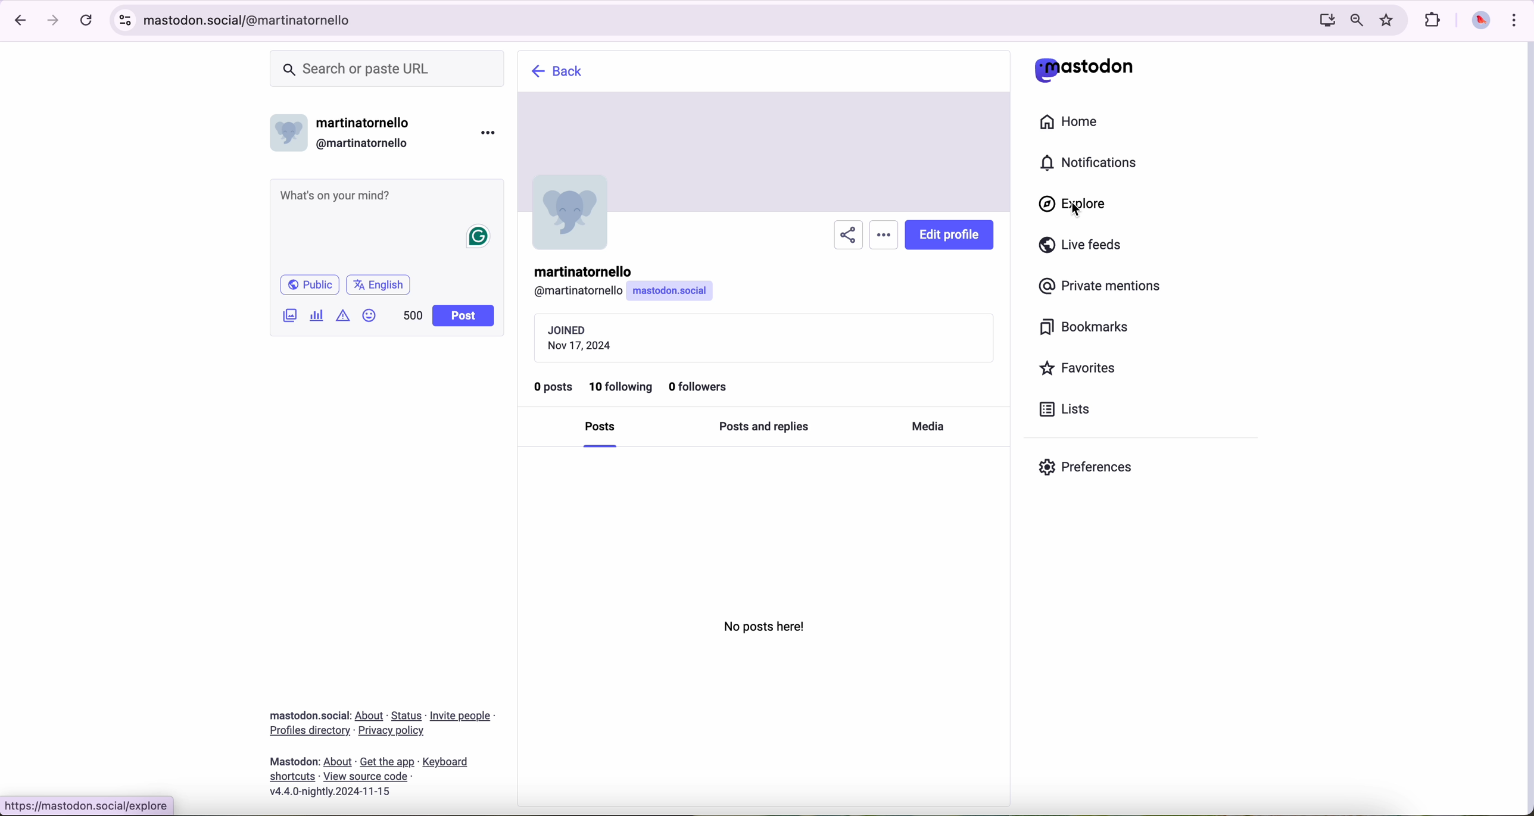 The height and width of the screenshot is (816, 1534). Describe the element at coordinates (1103, 287) in the screenshot. I see `private mentions` at that location.